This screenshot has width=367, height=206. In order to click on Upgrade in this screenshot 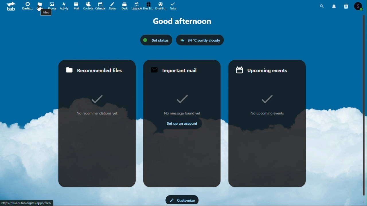, I will do `click(137, 6)`.